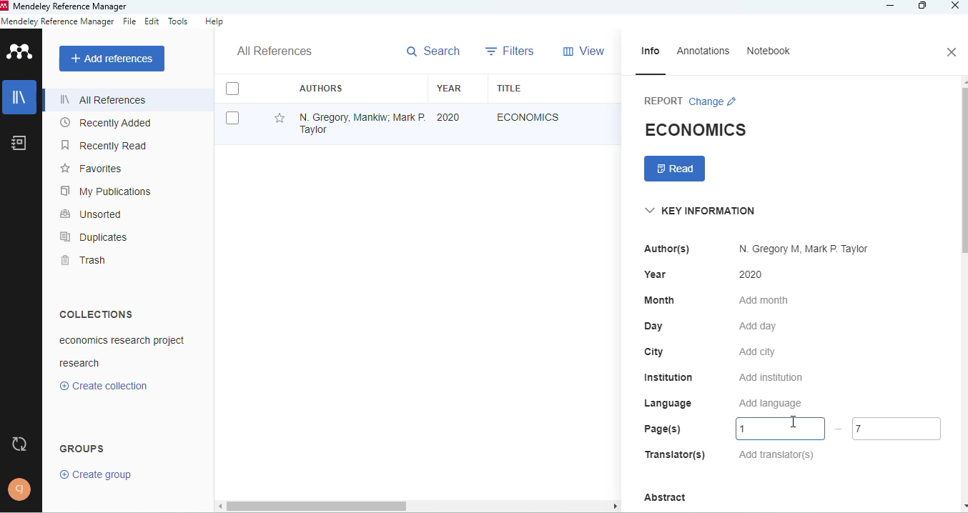 The height and width of the screenshot is (513, 968). Describe the element at coordinates (91, 214) in the screenshot. I see `unsorted` at that location.